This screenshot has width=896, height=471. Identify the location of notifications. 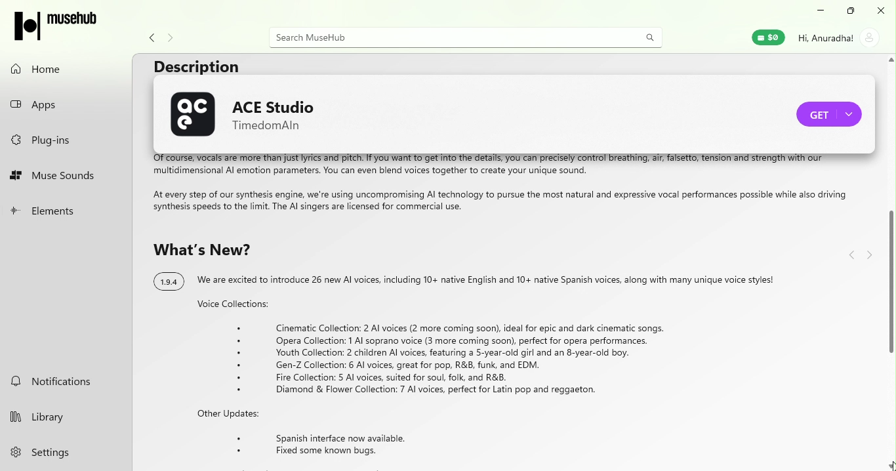
(64, 382).